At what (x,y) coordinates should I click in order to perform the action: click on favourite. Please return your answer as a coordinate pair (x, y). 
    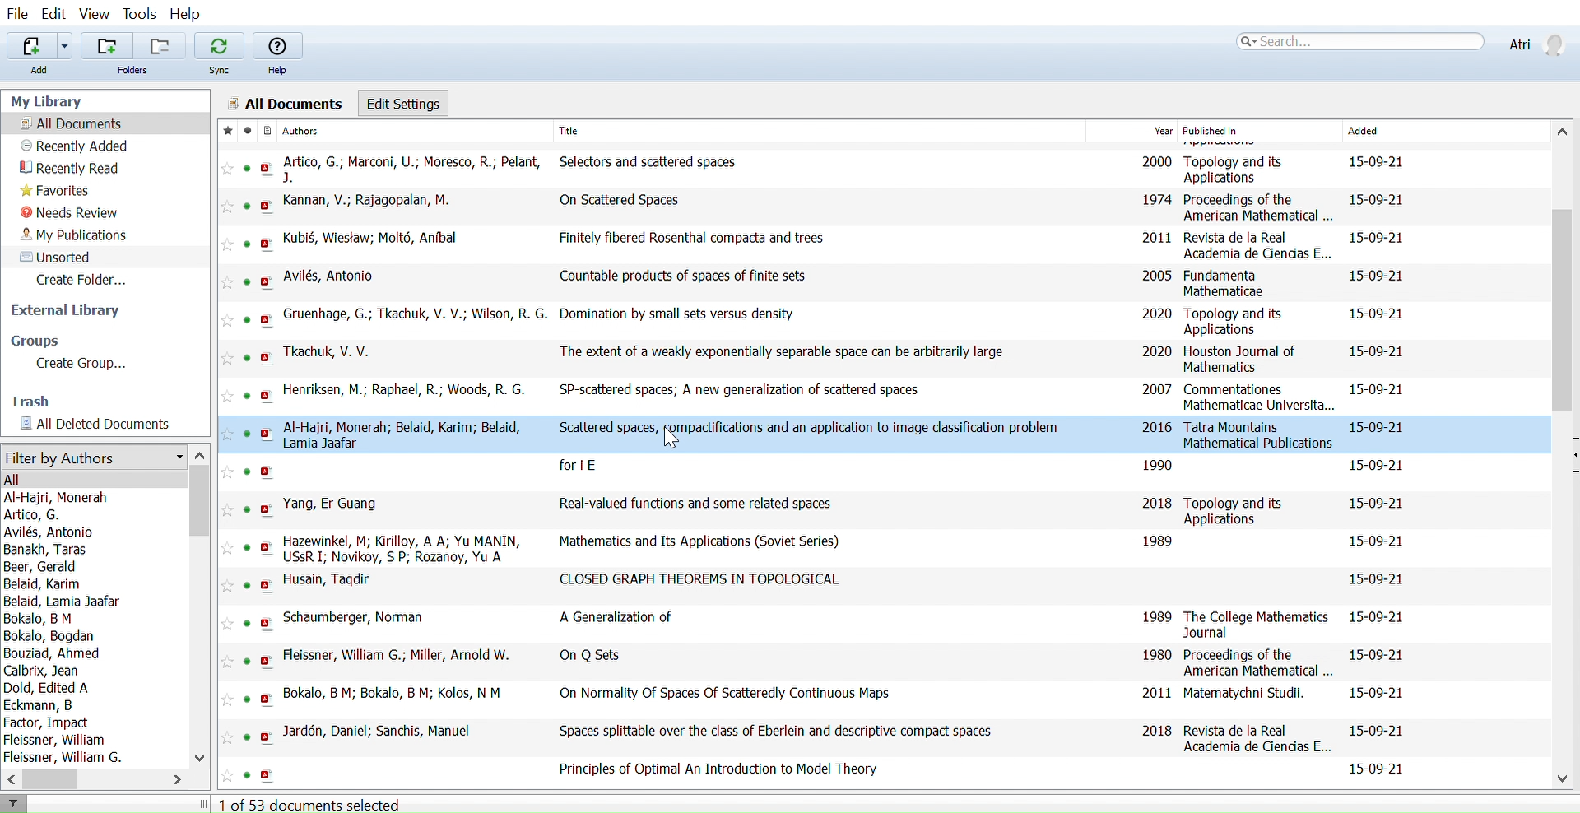
    Looking at the image, I should click on (227, 473).